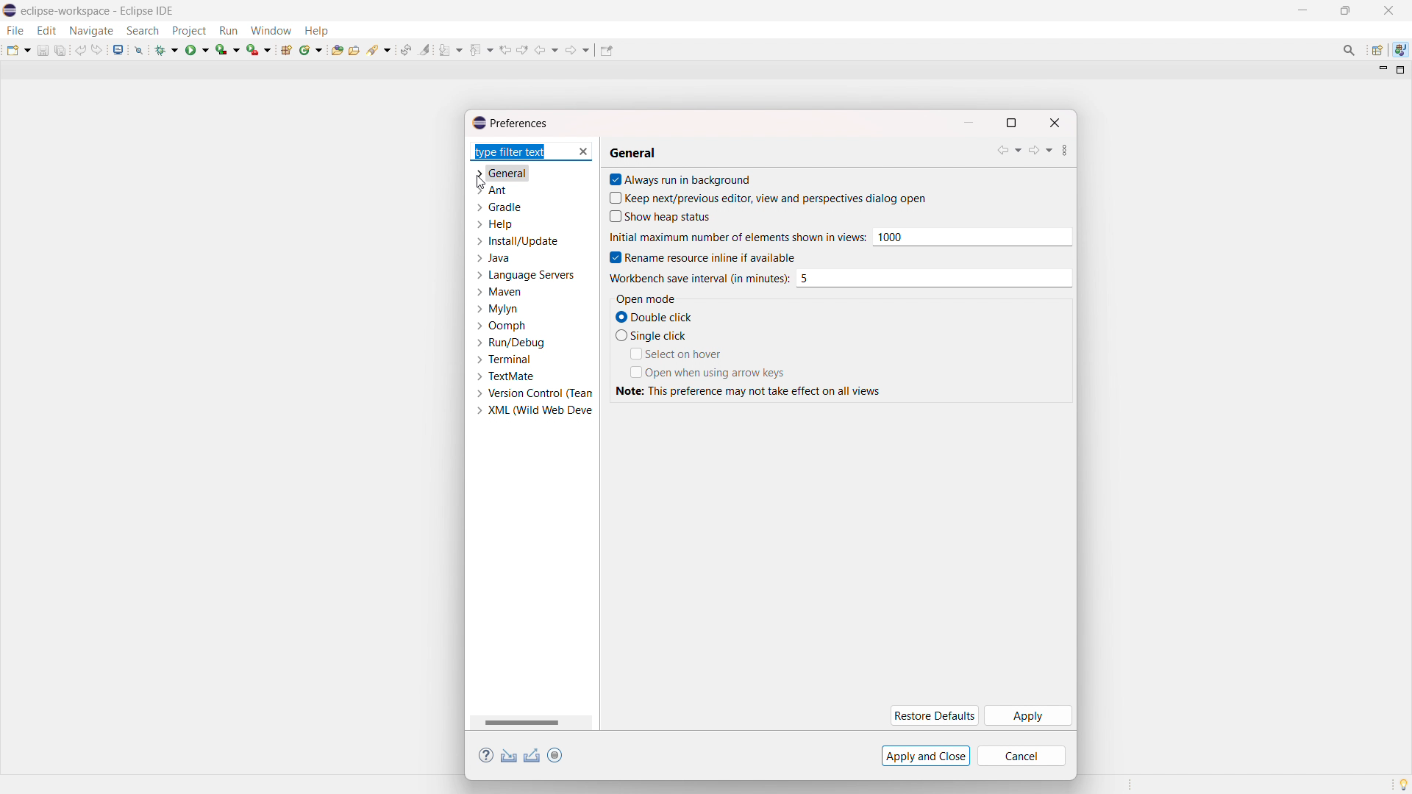 This screenshot has width=1412, height=794. What do you see at coordinates (486, 756) in the screenshot?
I see `help` at bounding box center [486, 756].